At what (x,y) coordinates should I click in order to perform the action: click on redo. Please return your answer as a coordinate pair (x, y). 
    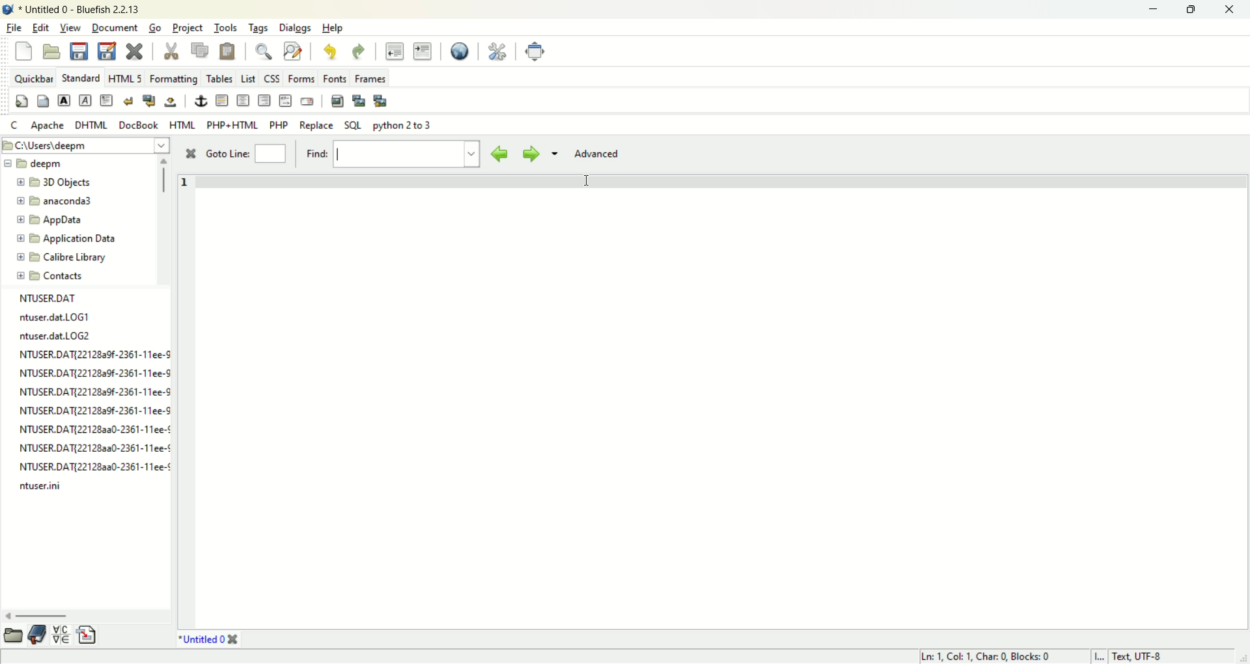
    Looking at the image, I should click on (359, 52).